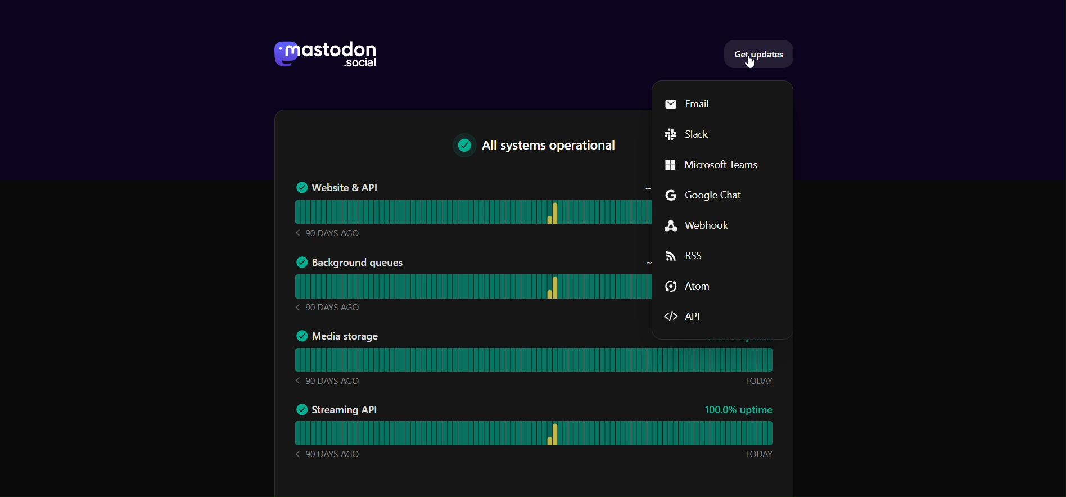 The height and width of the screenshot is (497, 1066). Describe the element at coordinates (688, 289) in the screenshot. I see `Atom` at that location.